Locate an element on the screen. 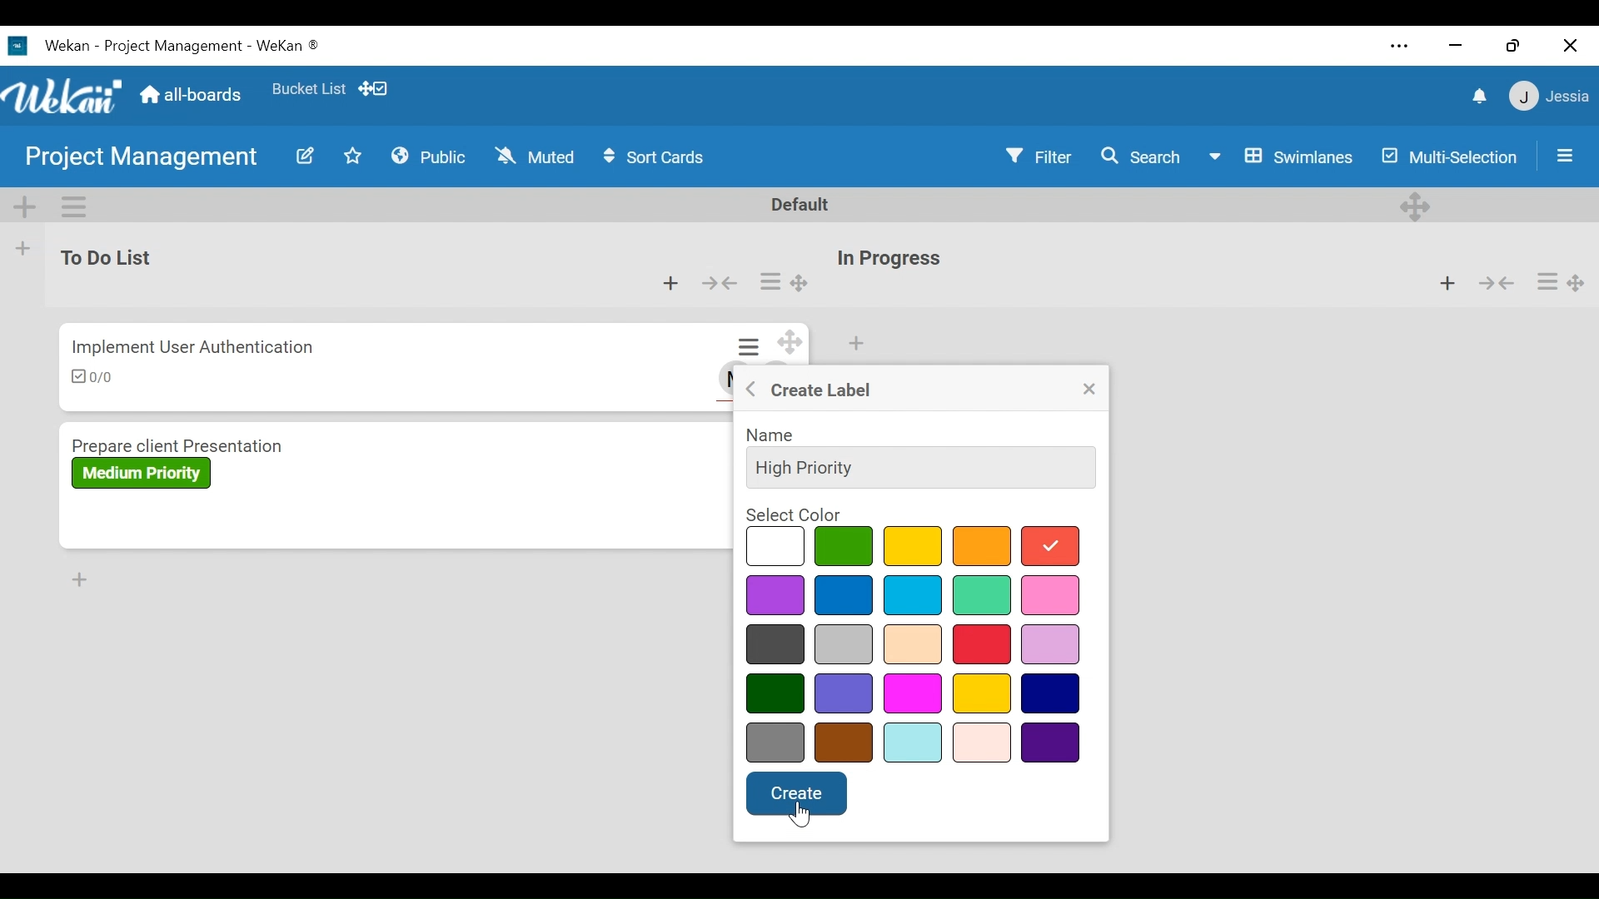 The image size is (1599, 899). Card actions is located at coordinates (752, 348).